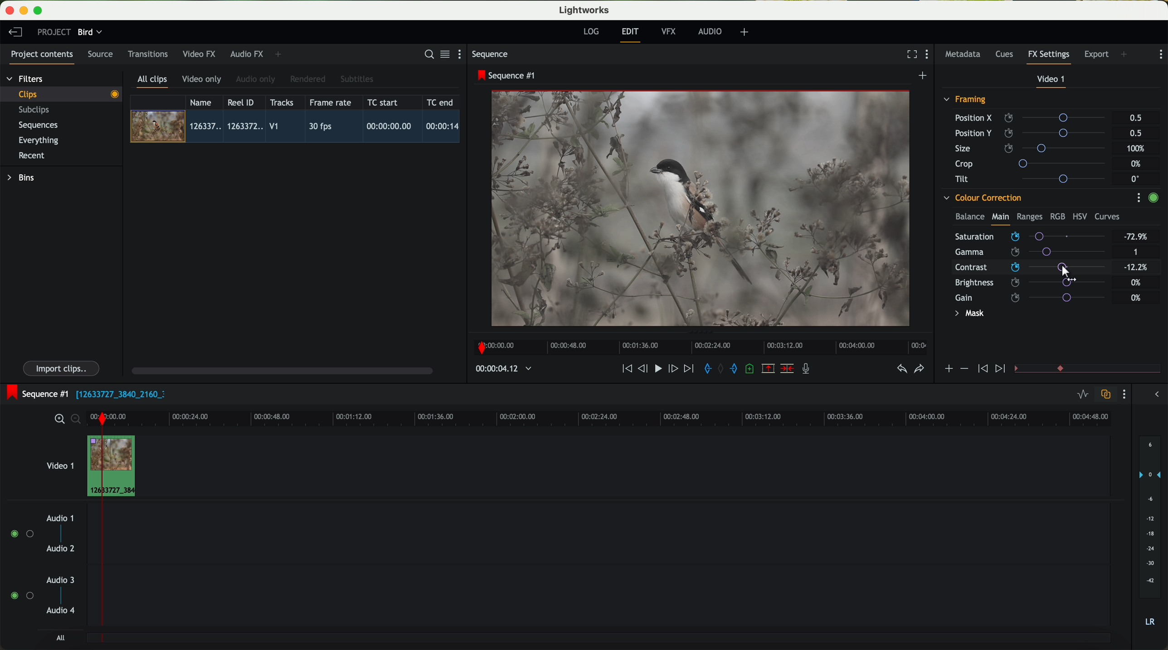  What do you see at coordinates (746, 32) in the screenshot?
I see `add, remove and create layouts` at bounding box center [746, 32].